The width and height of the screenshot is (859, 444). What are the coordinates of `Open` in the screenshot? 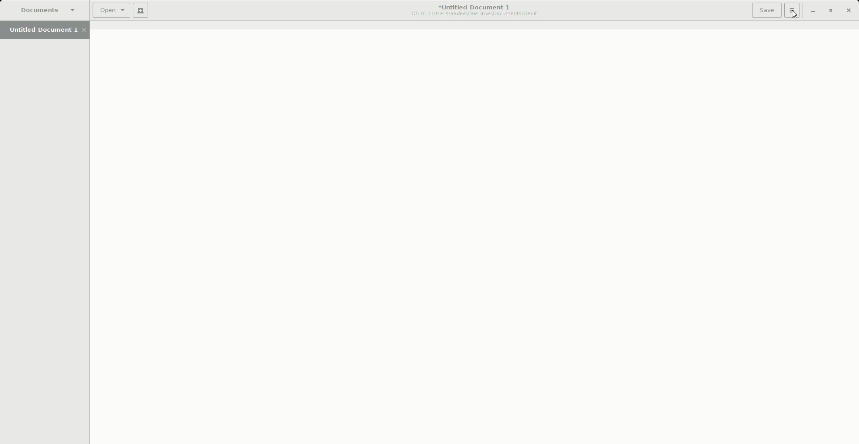 It's located at (109, 12).